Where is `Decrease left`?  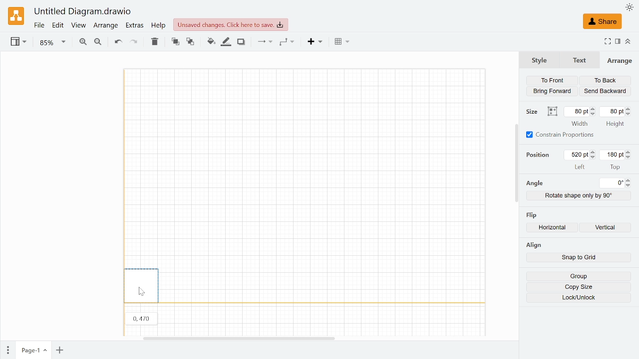
Decrease left is located at coordinates (594, 158).